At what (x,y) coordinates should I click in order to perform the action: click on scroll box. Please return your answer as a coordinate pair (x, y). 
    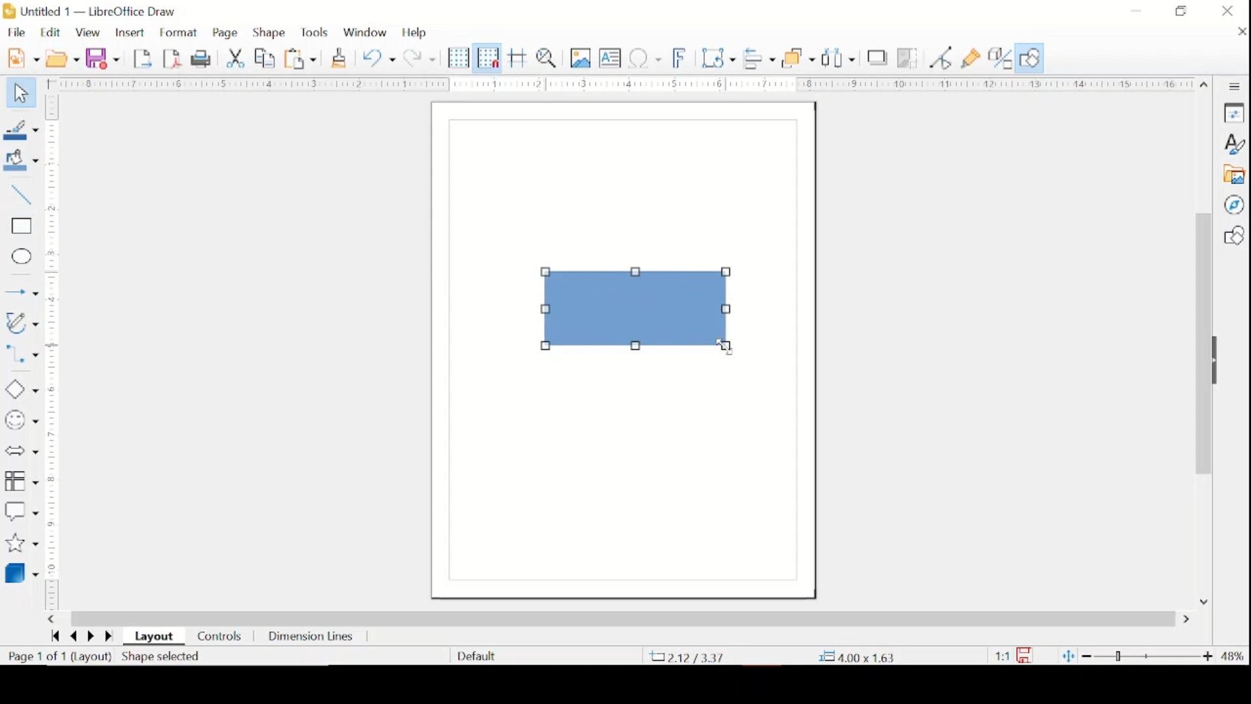
    Looking at the image, I should click on (1202, 346).